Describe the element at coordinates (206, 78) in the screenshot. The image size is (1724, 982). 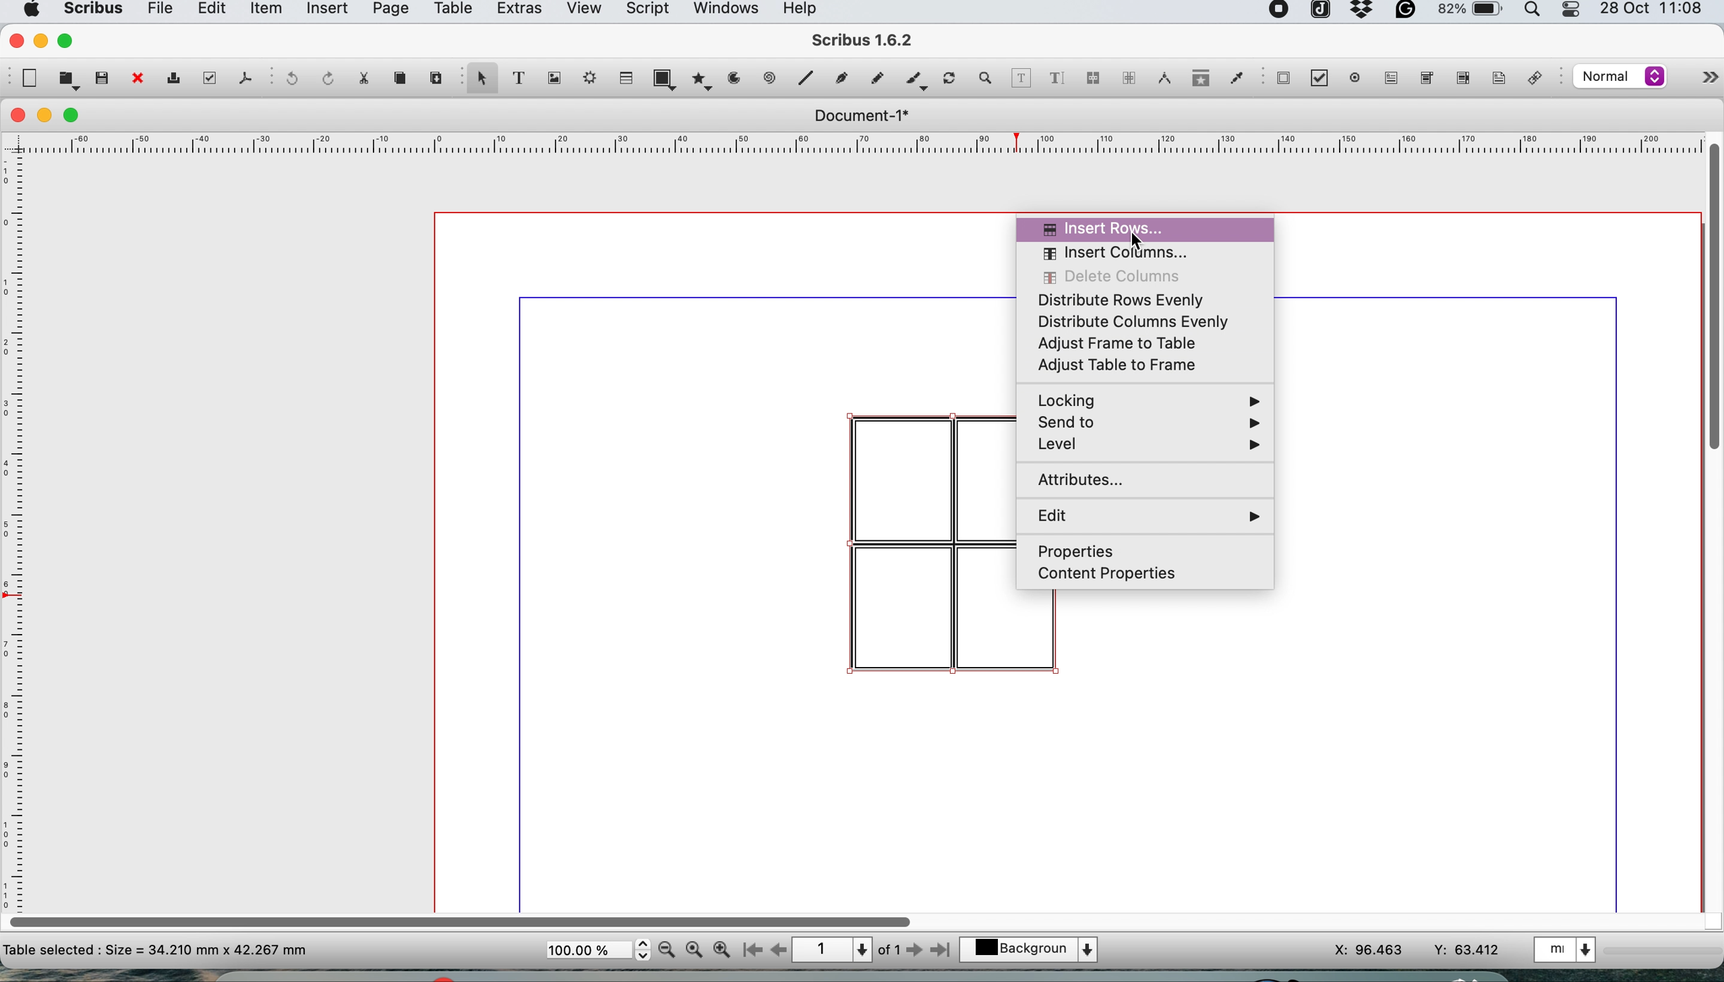
I see `preflight verifier` at that location.